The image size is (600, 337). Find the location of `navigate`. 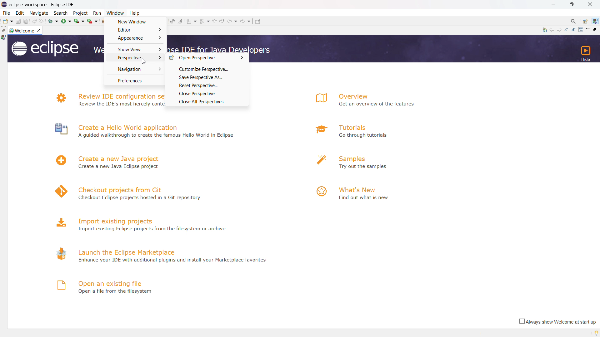

navigate is located at coordinates (39, 13).